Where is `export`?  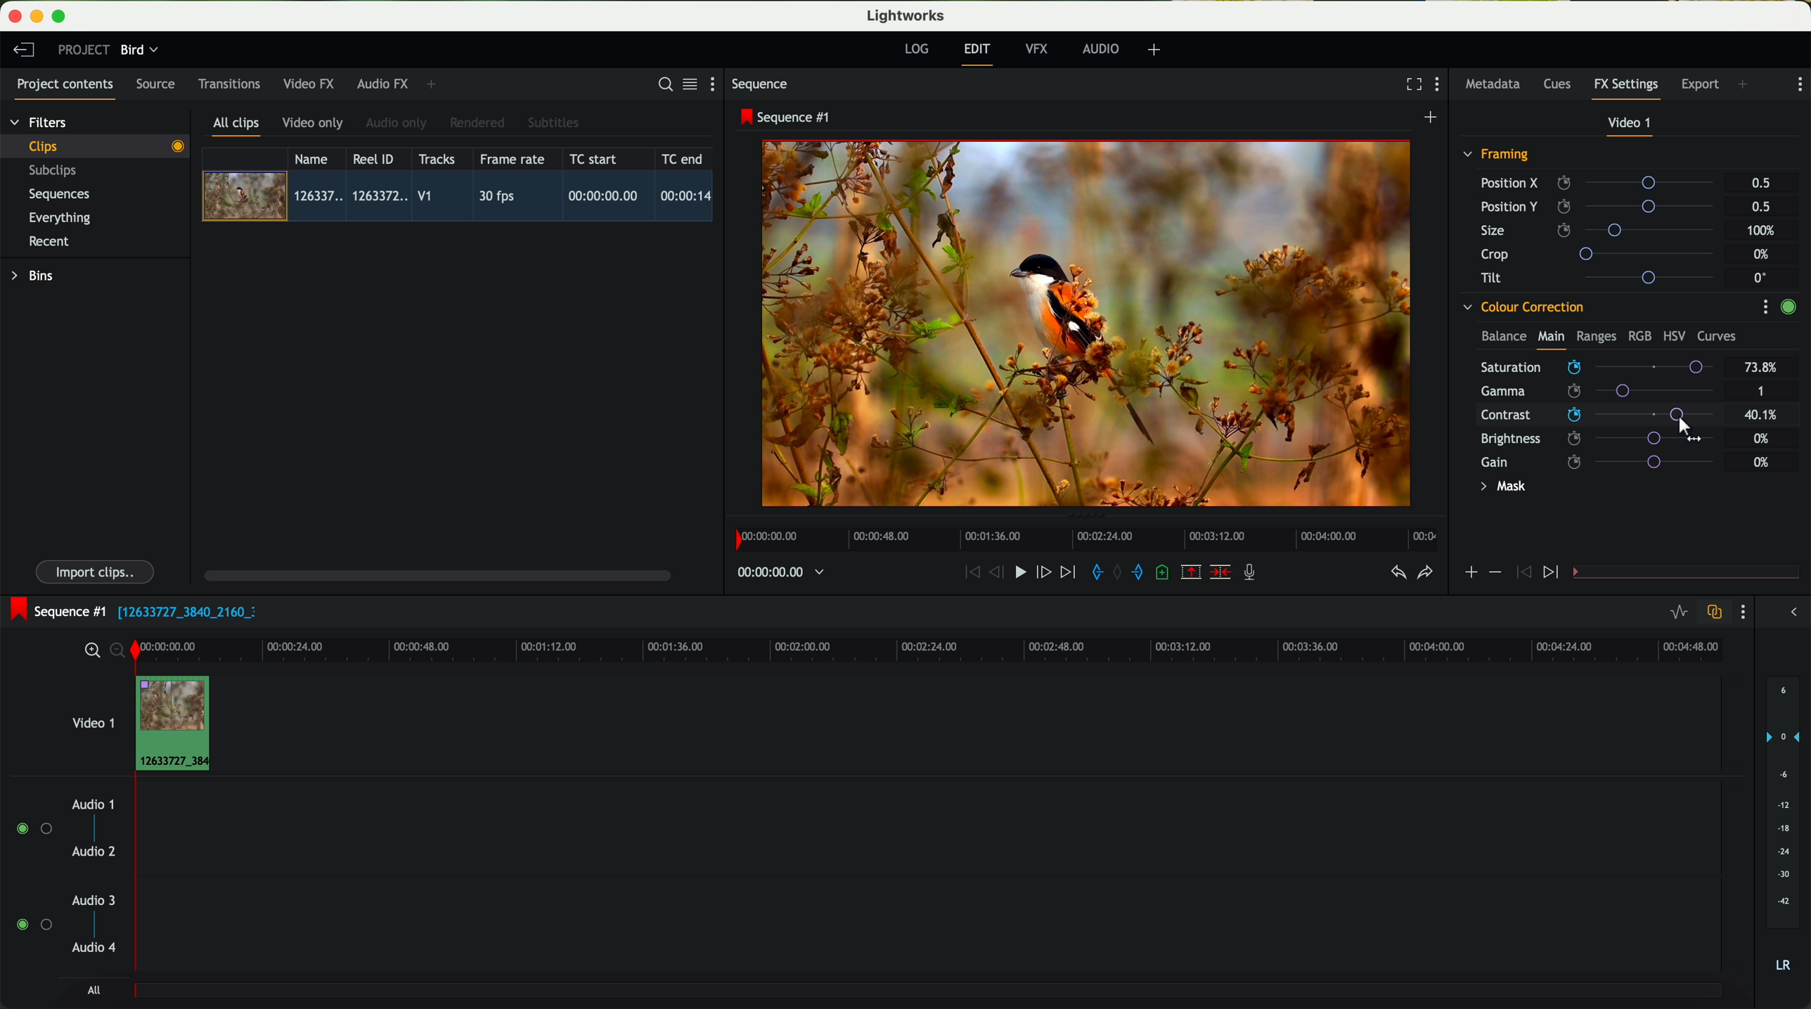 export is located at coordinates (1701, 86).